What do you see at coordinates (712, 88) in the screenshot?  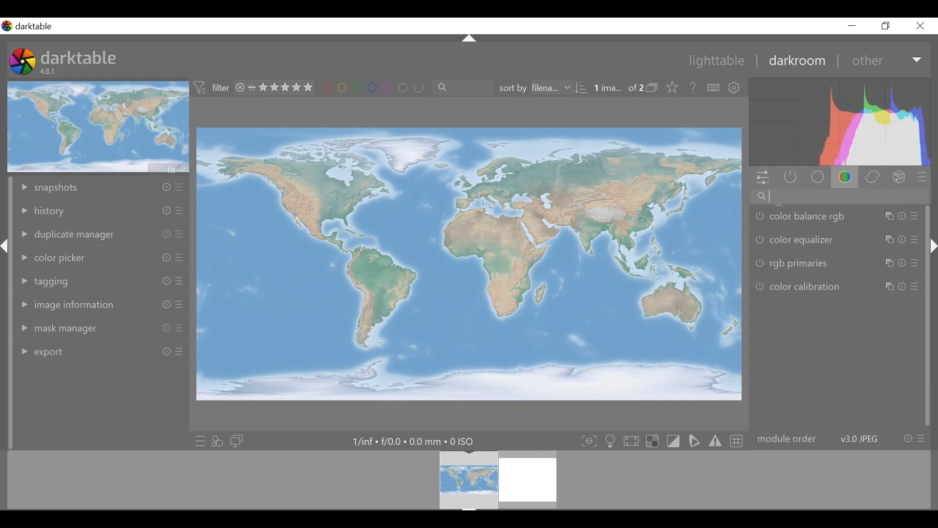 I see `define shortcut ` at bounding box center [712, 88].